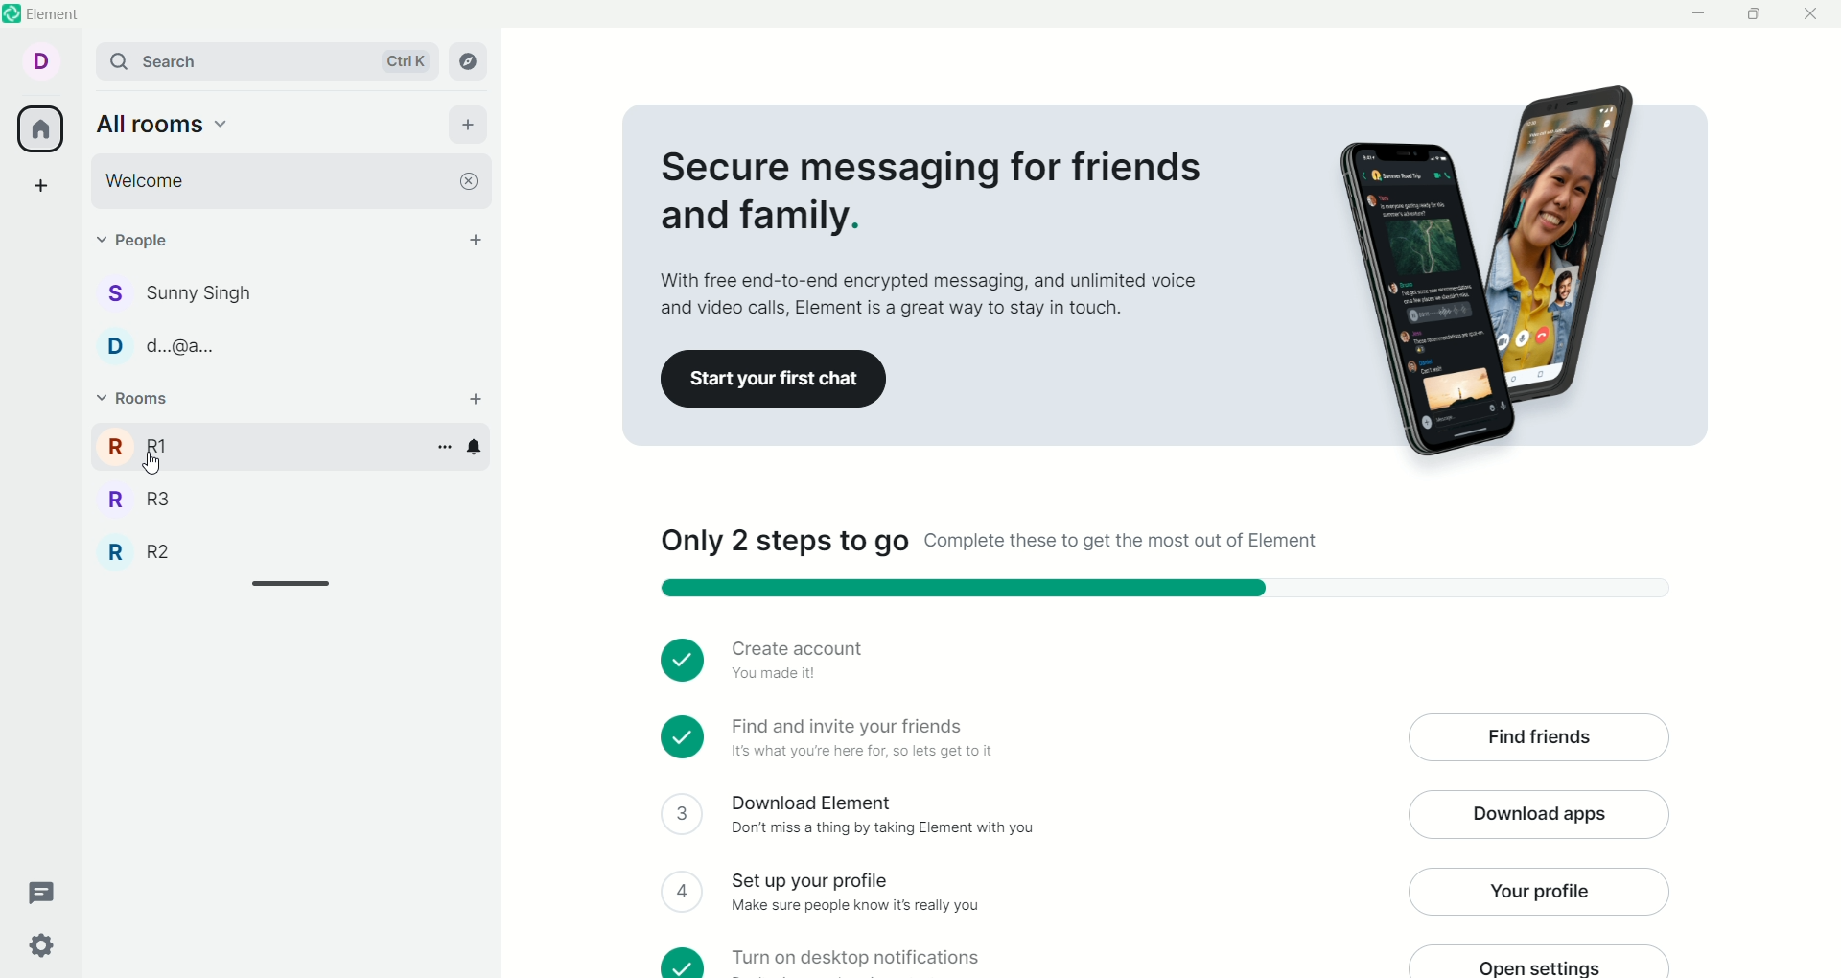 Image resolution: width=1841 pixels, height=978 pixels. I want to click on home, so click(39, 128).